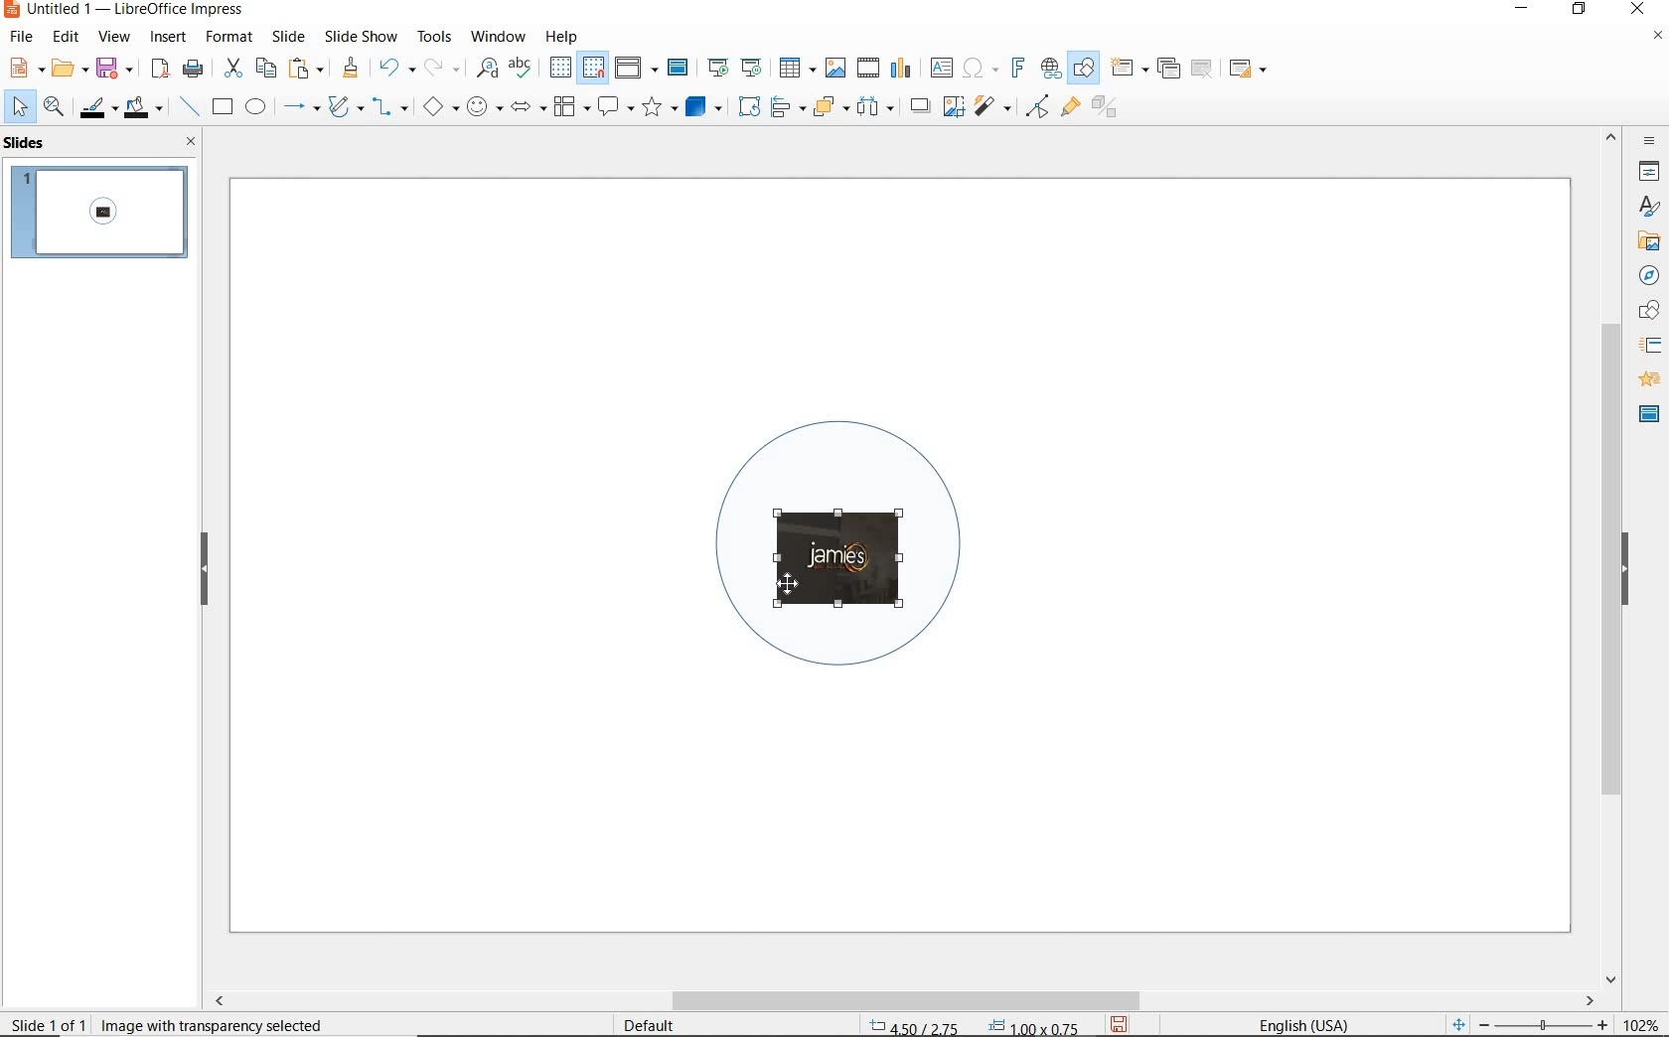  What do you see at coordinates (67, 69) in the screenshot?
I see `open` at bounding box center [67, 69].